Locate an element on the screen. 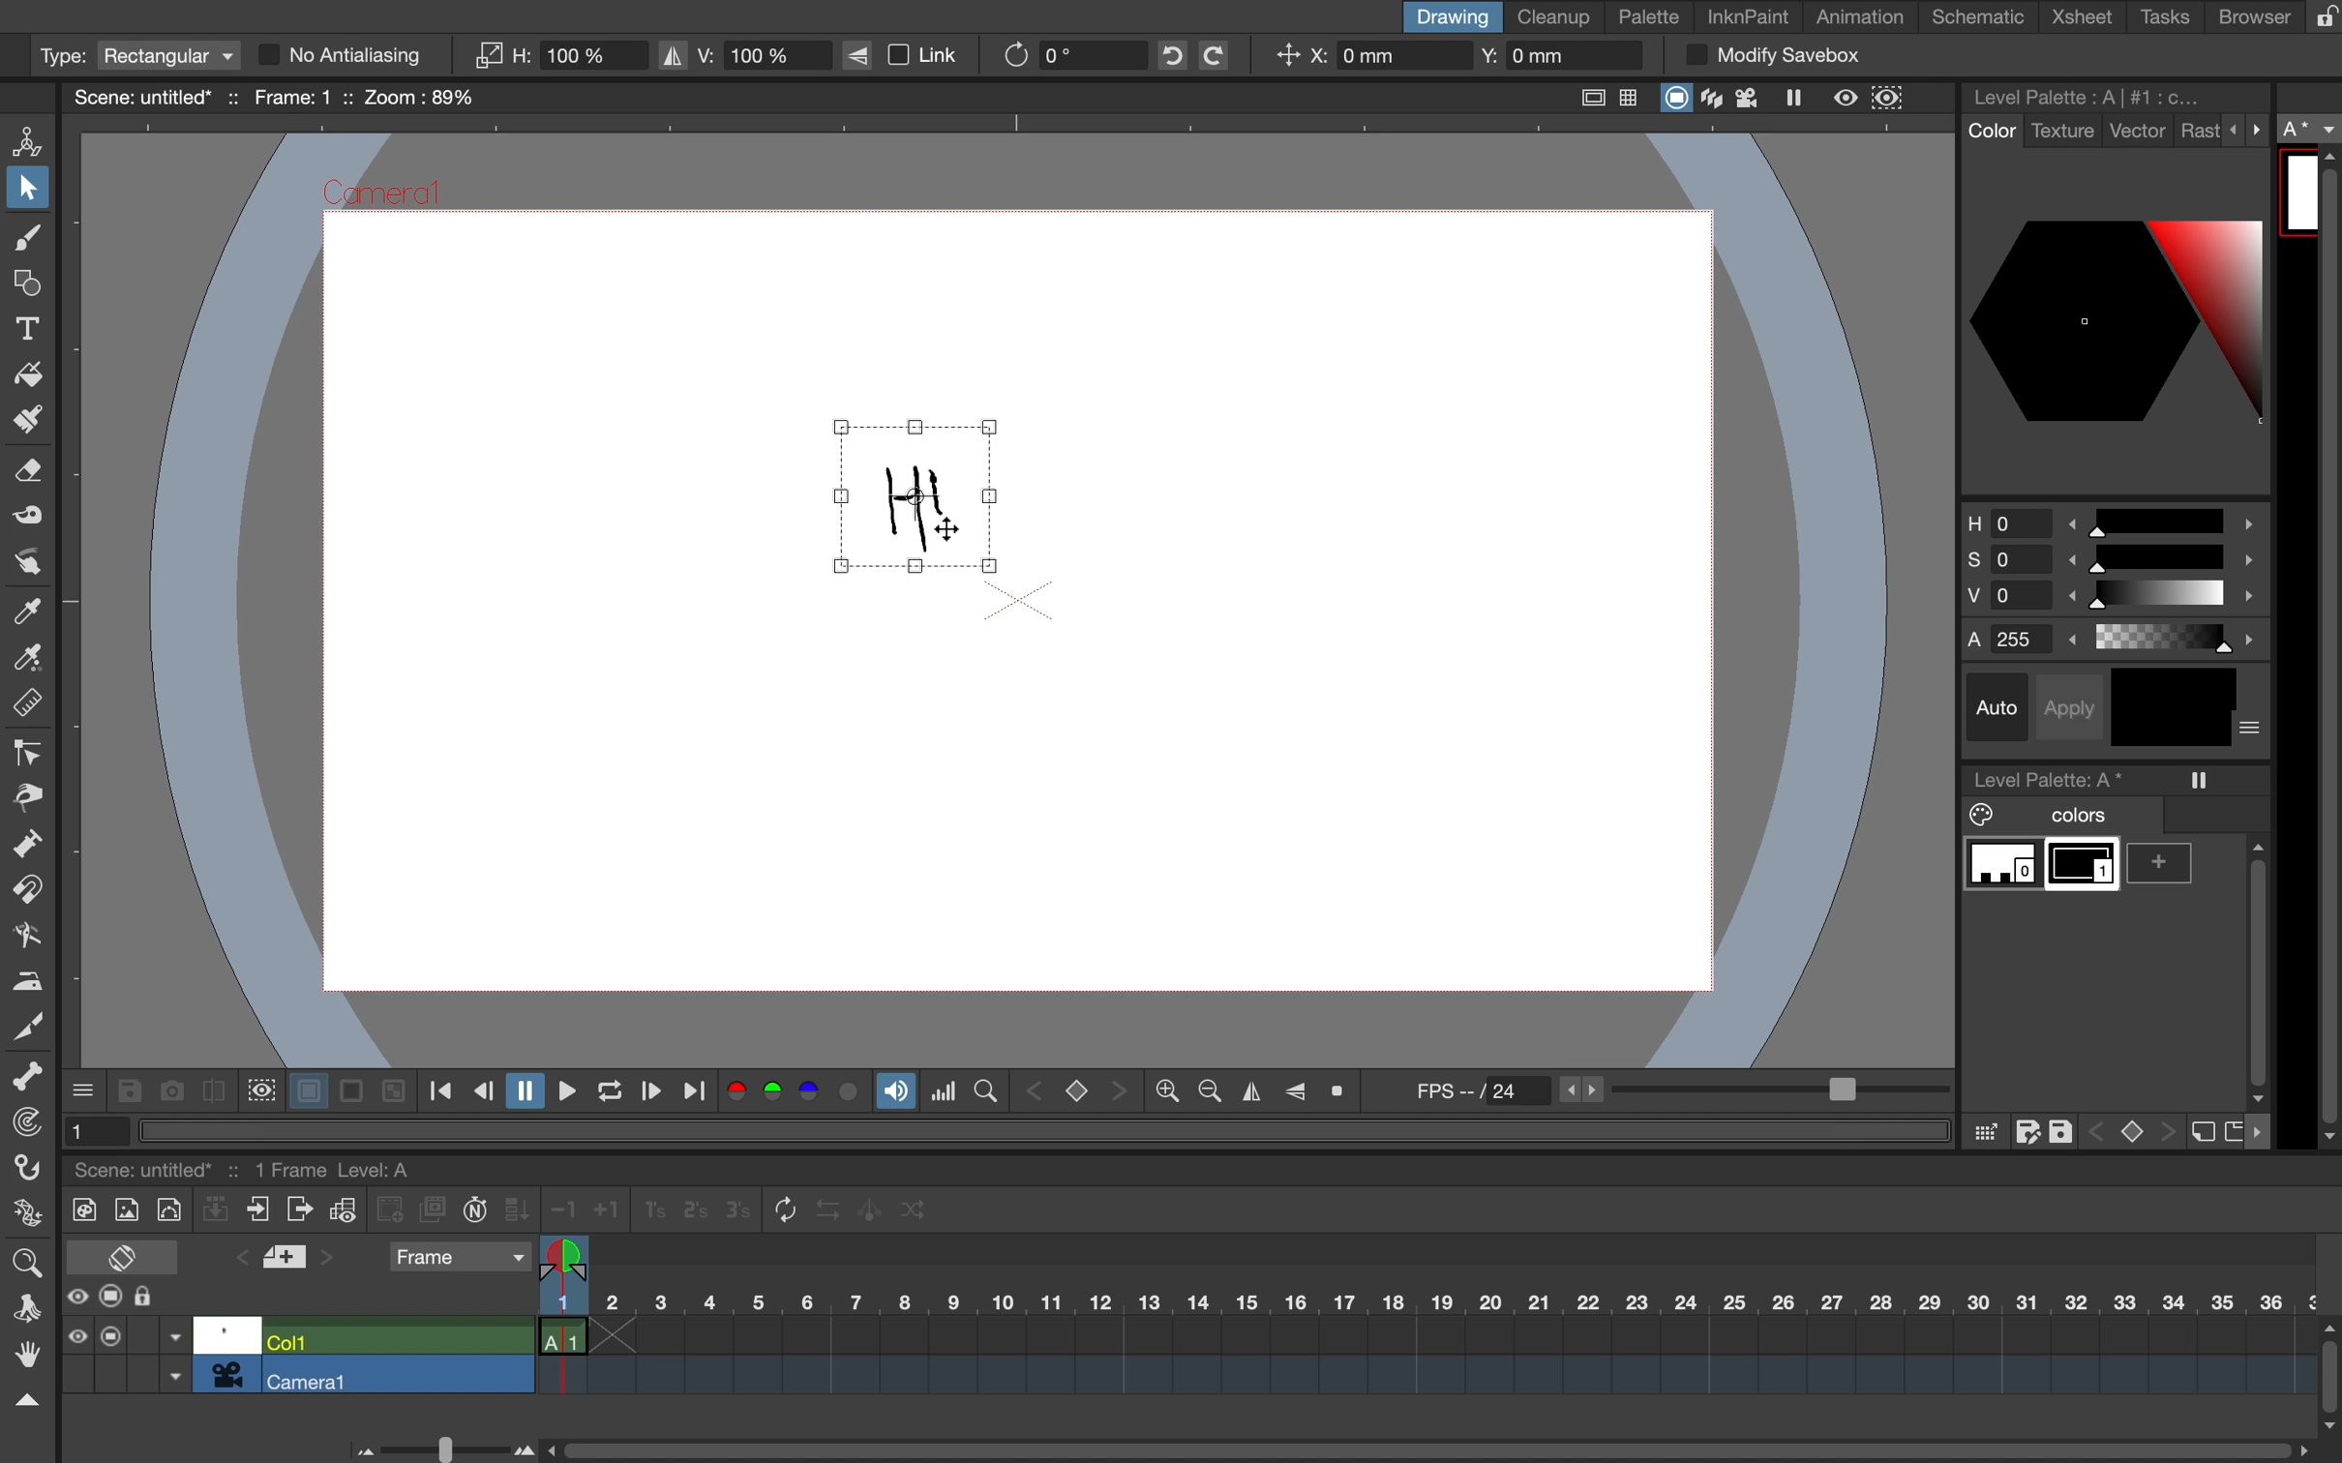 This screenshot has width=2342, height=1463. level palette a is located at coordinates (2056, 776).